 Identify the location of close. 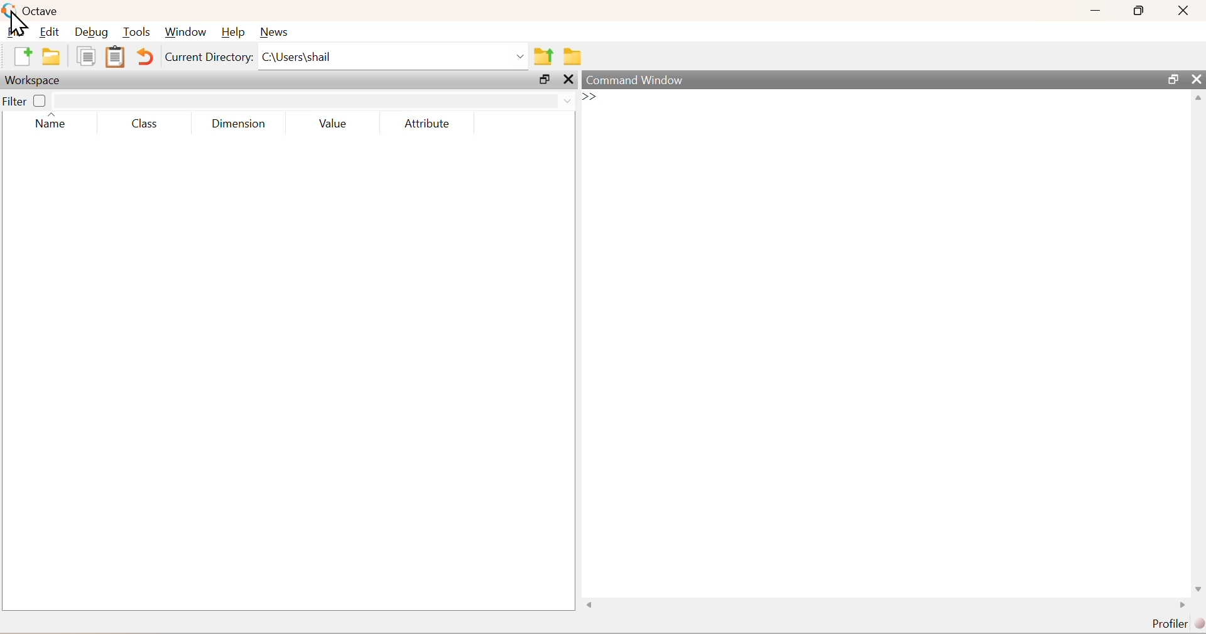
(1182, 11).